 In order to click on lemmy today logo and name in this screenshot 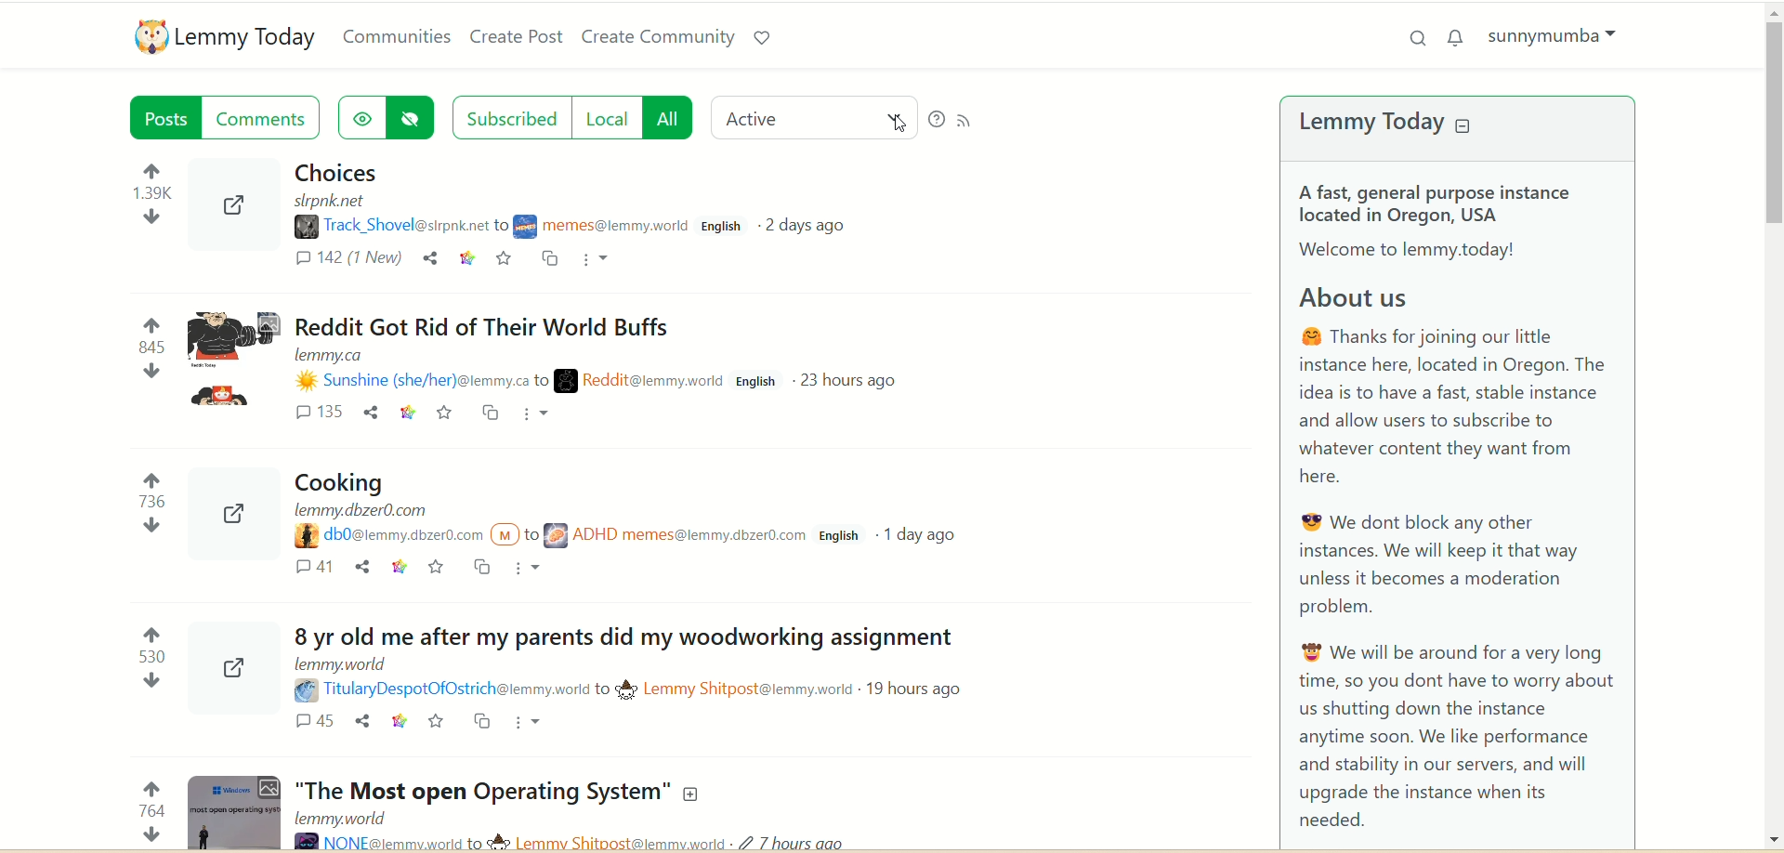, I will do `click(227, 36)`.